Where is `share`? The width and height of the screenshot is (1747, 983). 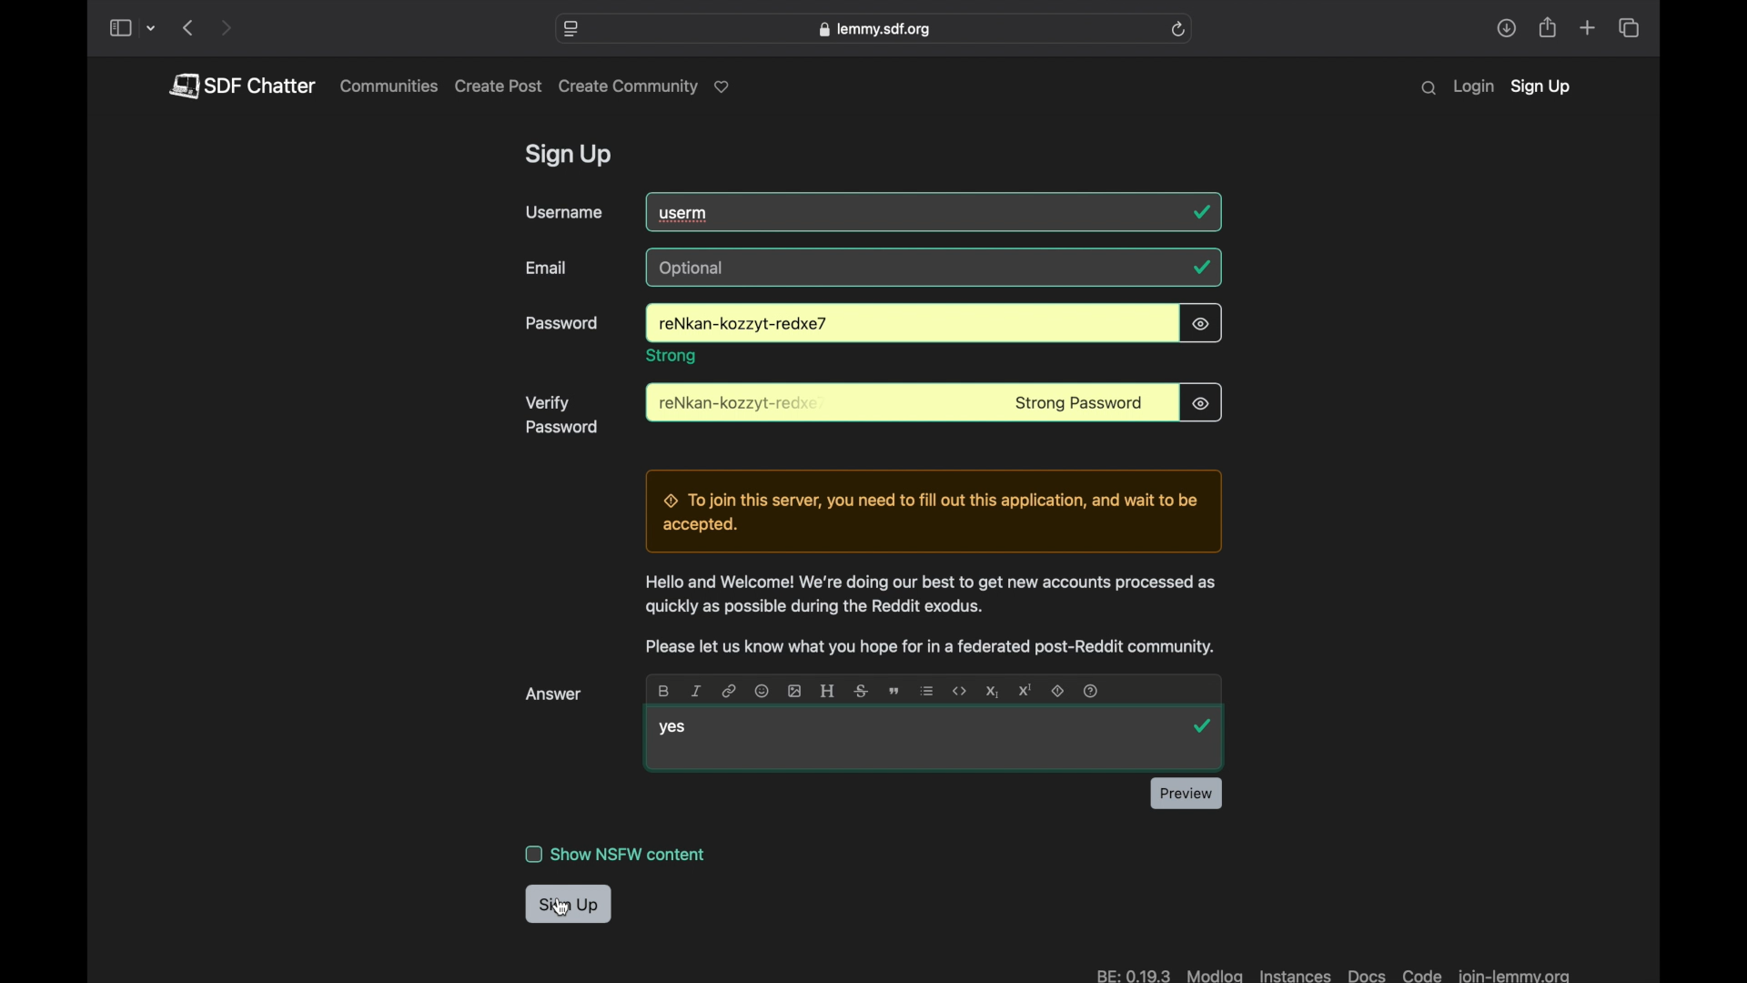 share is located at coordinates (1549, 28).